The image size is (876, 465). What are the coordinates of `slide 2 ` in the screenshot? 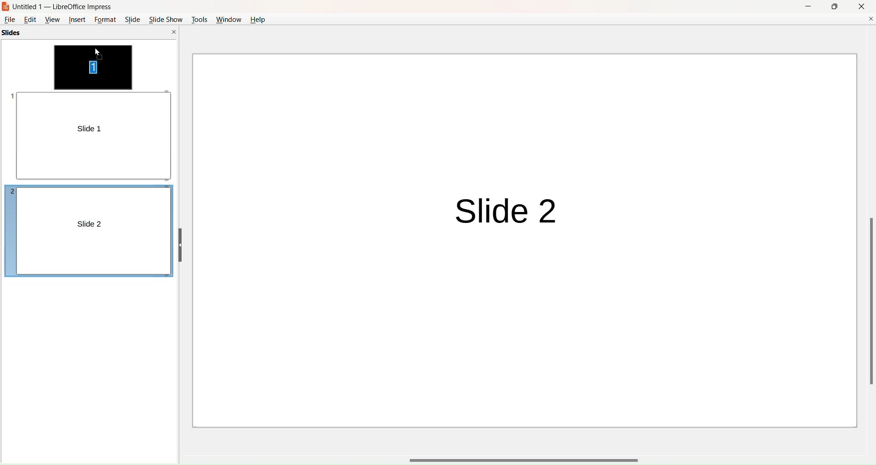 It's located at (501, 213).